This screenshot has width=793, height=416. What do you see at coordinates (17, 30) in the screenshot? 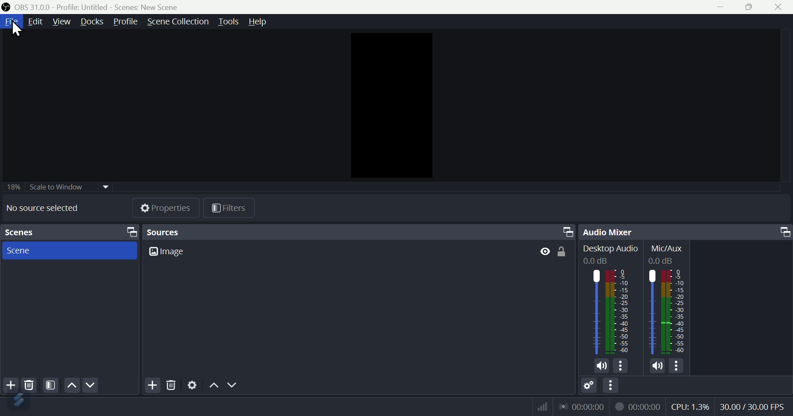
I see `cursor on File` at bounding box center [17, 30].